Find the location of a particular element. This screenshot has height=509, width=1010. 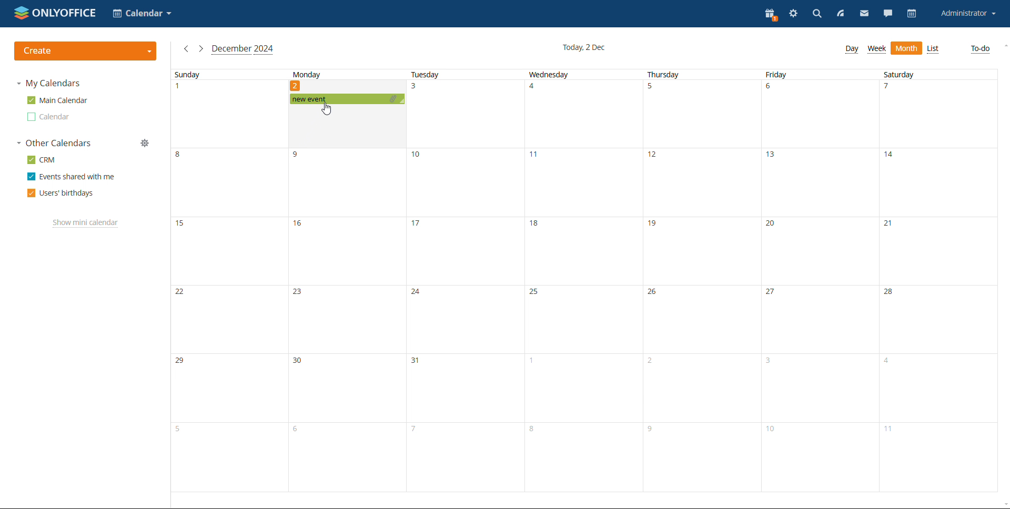

my calendars is located at coordinates (47, 84).